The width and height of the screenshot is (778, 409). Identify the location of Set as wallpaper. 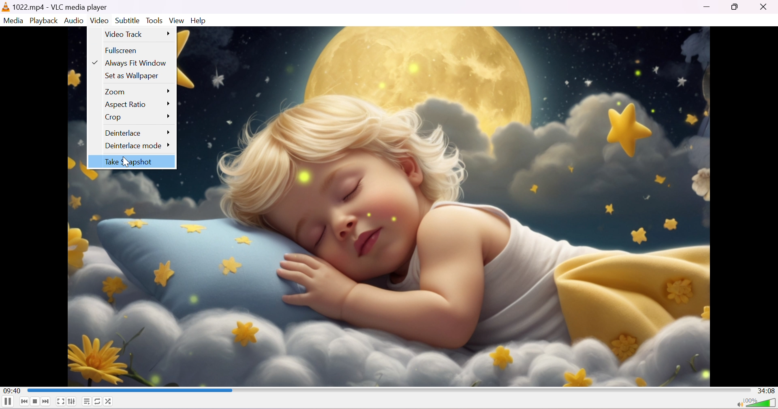
(131, 77).